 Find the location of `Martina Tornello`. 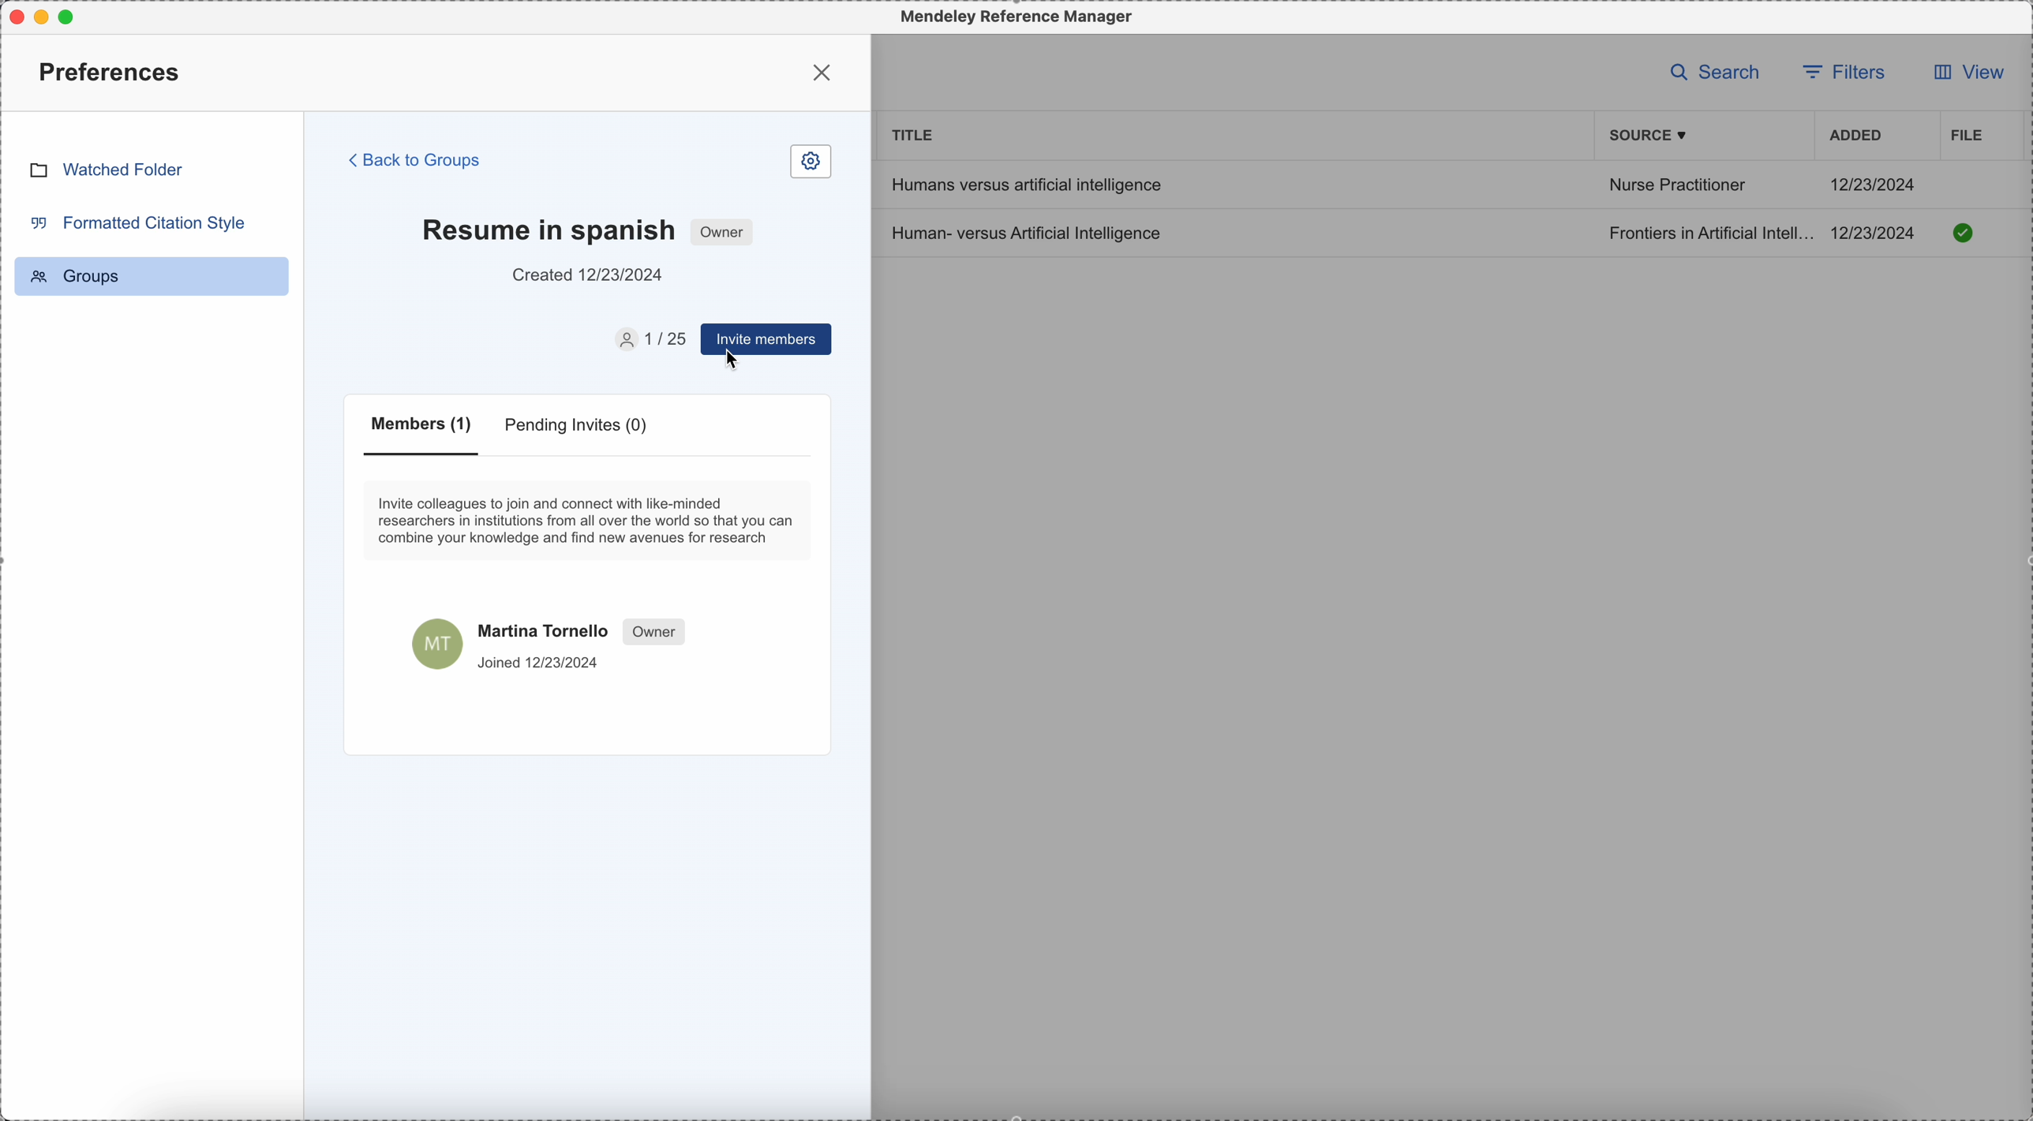

Martina Tornello is located at coordinates (552, 642).